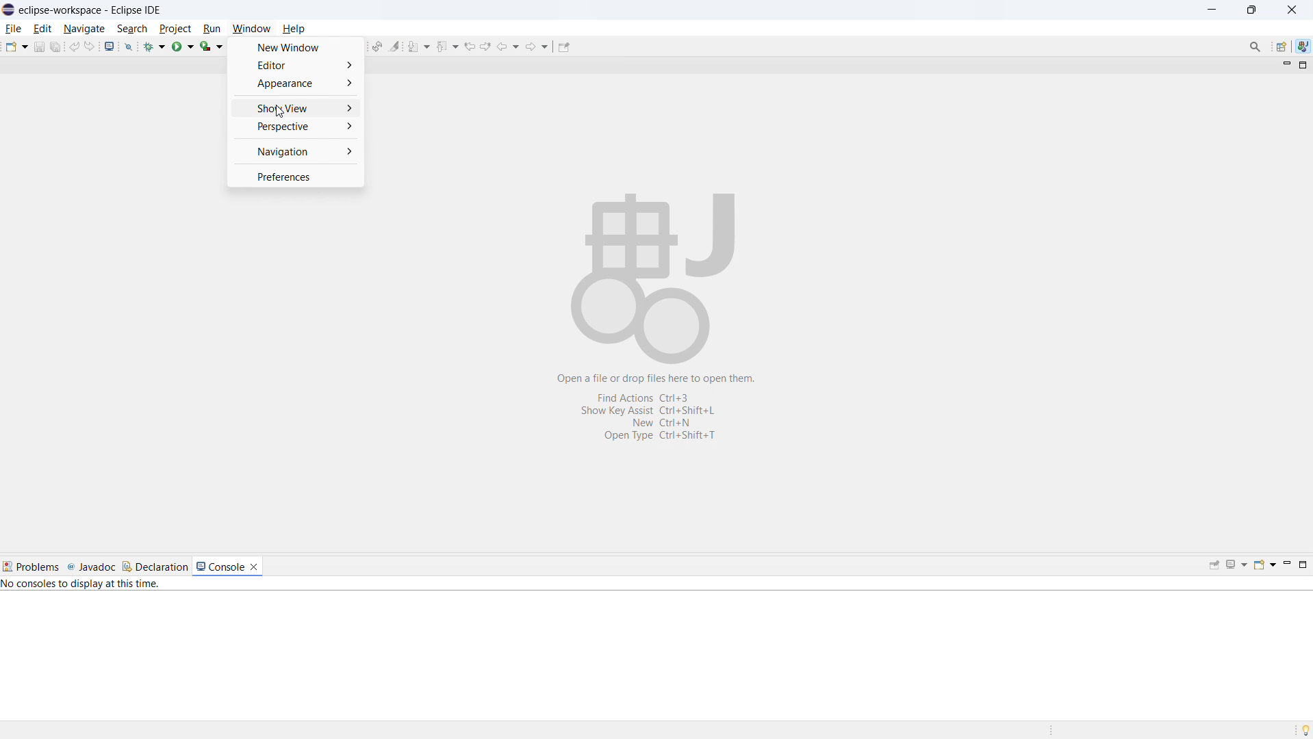 This screenshot has height=739, width=1313. I want to click on save all, so click(56, 47).